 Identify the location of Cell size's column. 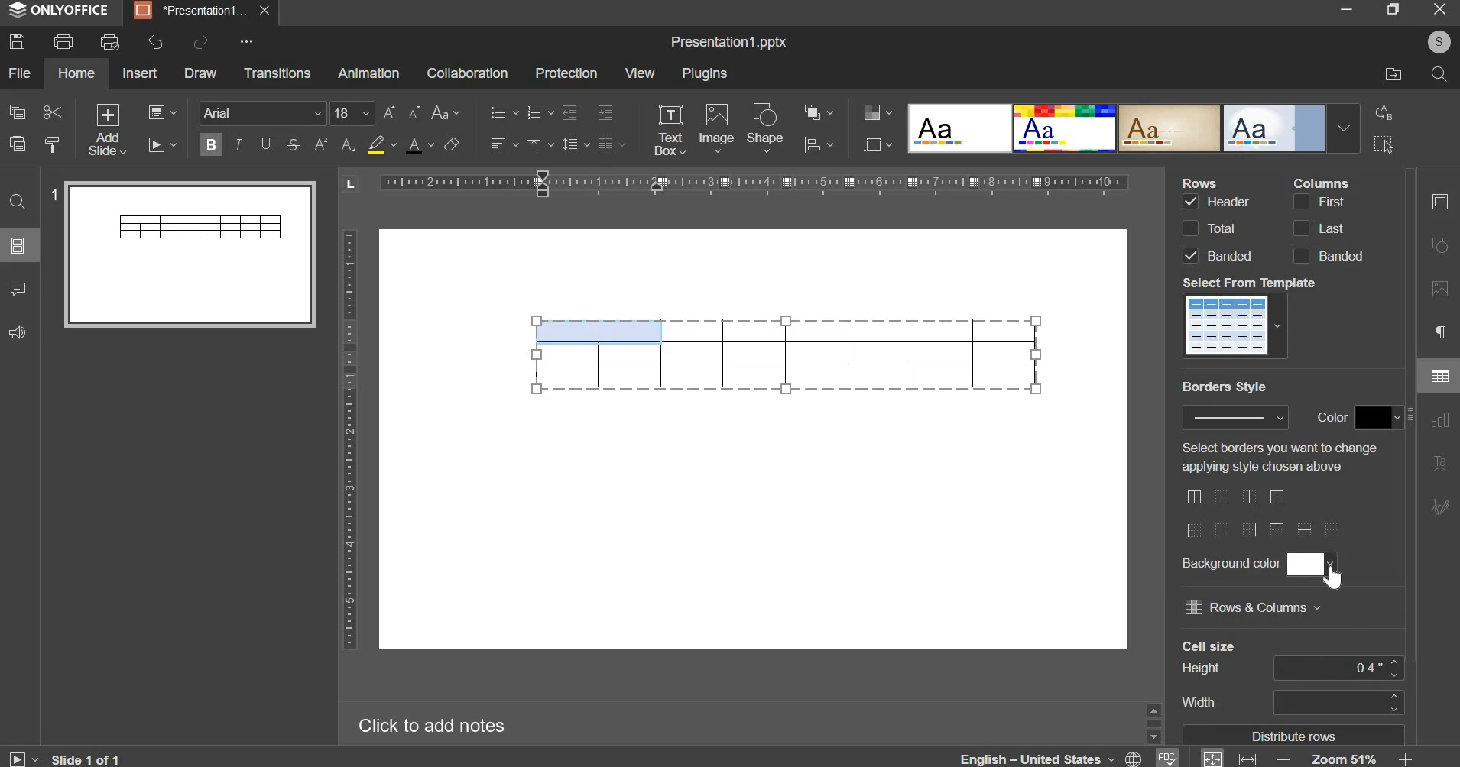
(1209, 675).